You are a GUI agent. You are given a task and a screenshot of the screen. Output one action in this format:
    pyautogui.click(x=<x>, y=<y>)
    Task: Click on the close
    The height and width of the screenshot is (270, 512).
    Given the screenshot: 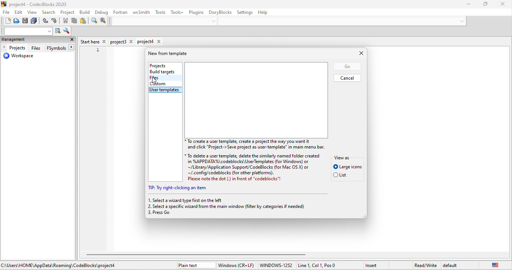 What is the action you would take?
    pyautogui.click(x=357, y=53)
    